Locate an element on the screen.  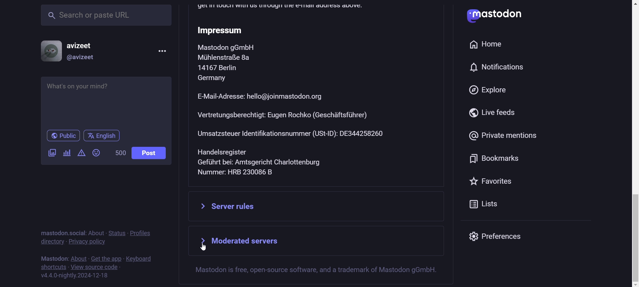
preferences is located at coordinates (504, 238).